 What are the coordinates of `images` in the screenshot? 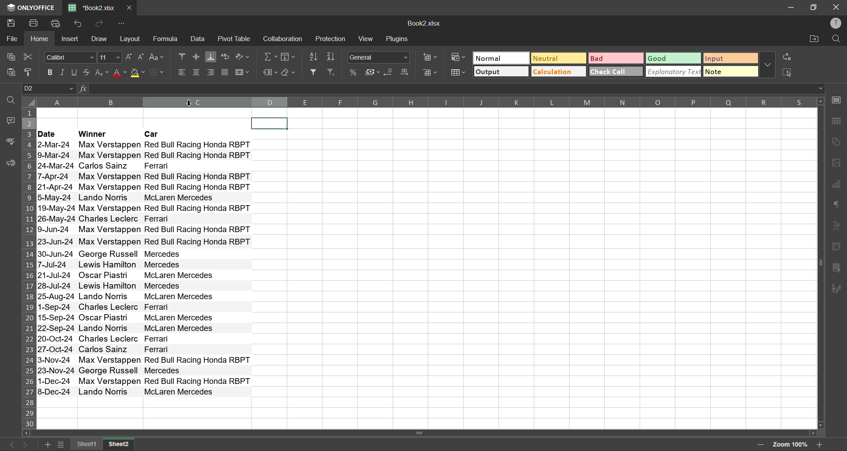 It's located at (836, 164).